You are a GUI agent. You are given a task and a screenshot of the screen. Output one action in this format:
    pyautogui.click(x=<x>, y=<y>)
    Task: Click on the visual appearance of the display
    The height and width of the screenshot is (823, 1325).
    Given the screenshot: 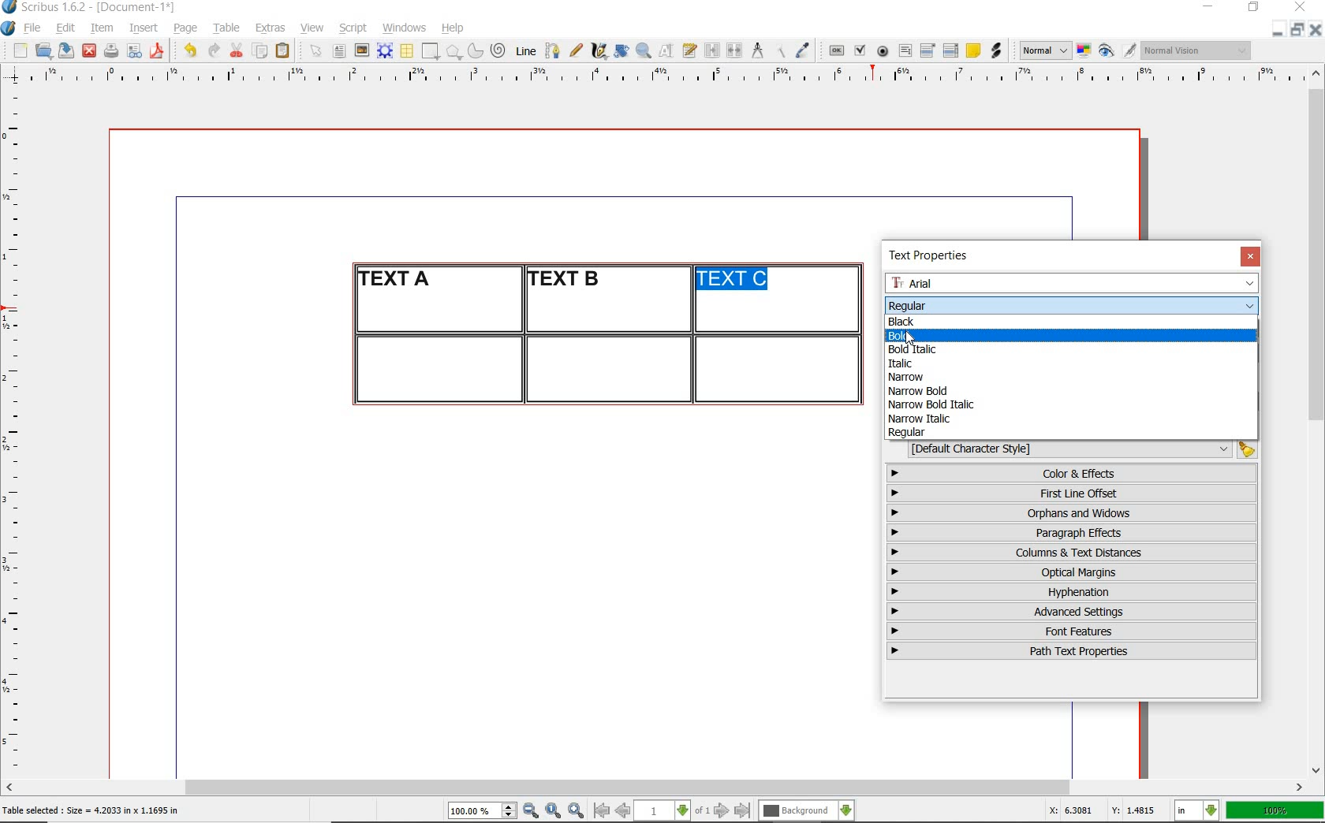 What is the action you would take?
    pyautogui.click(x=1197, y=50)
    